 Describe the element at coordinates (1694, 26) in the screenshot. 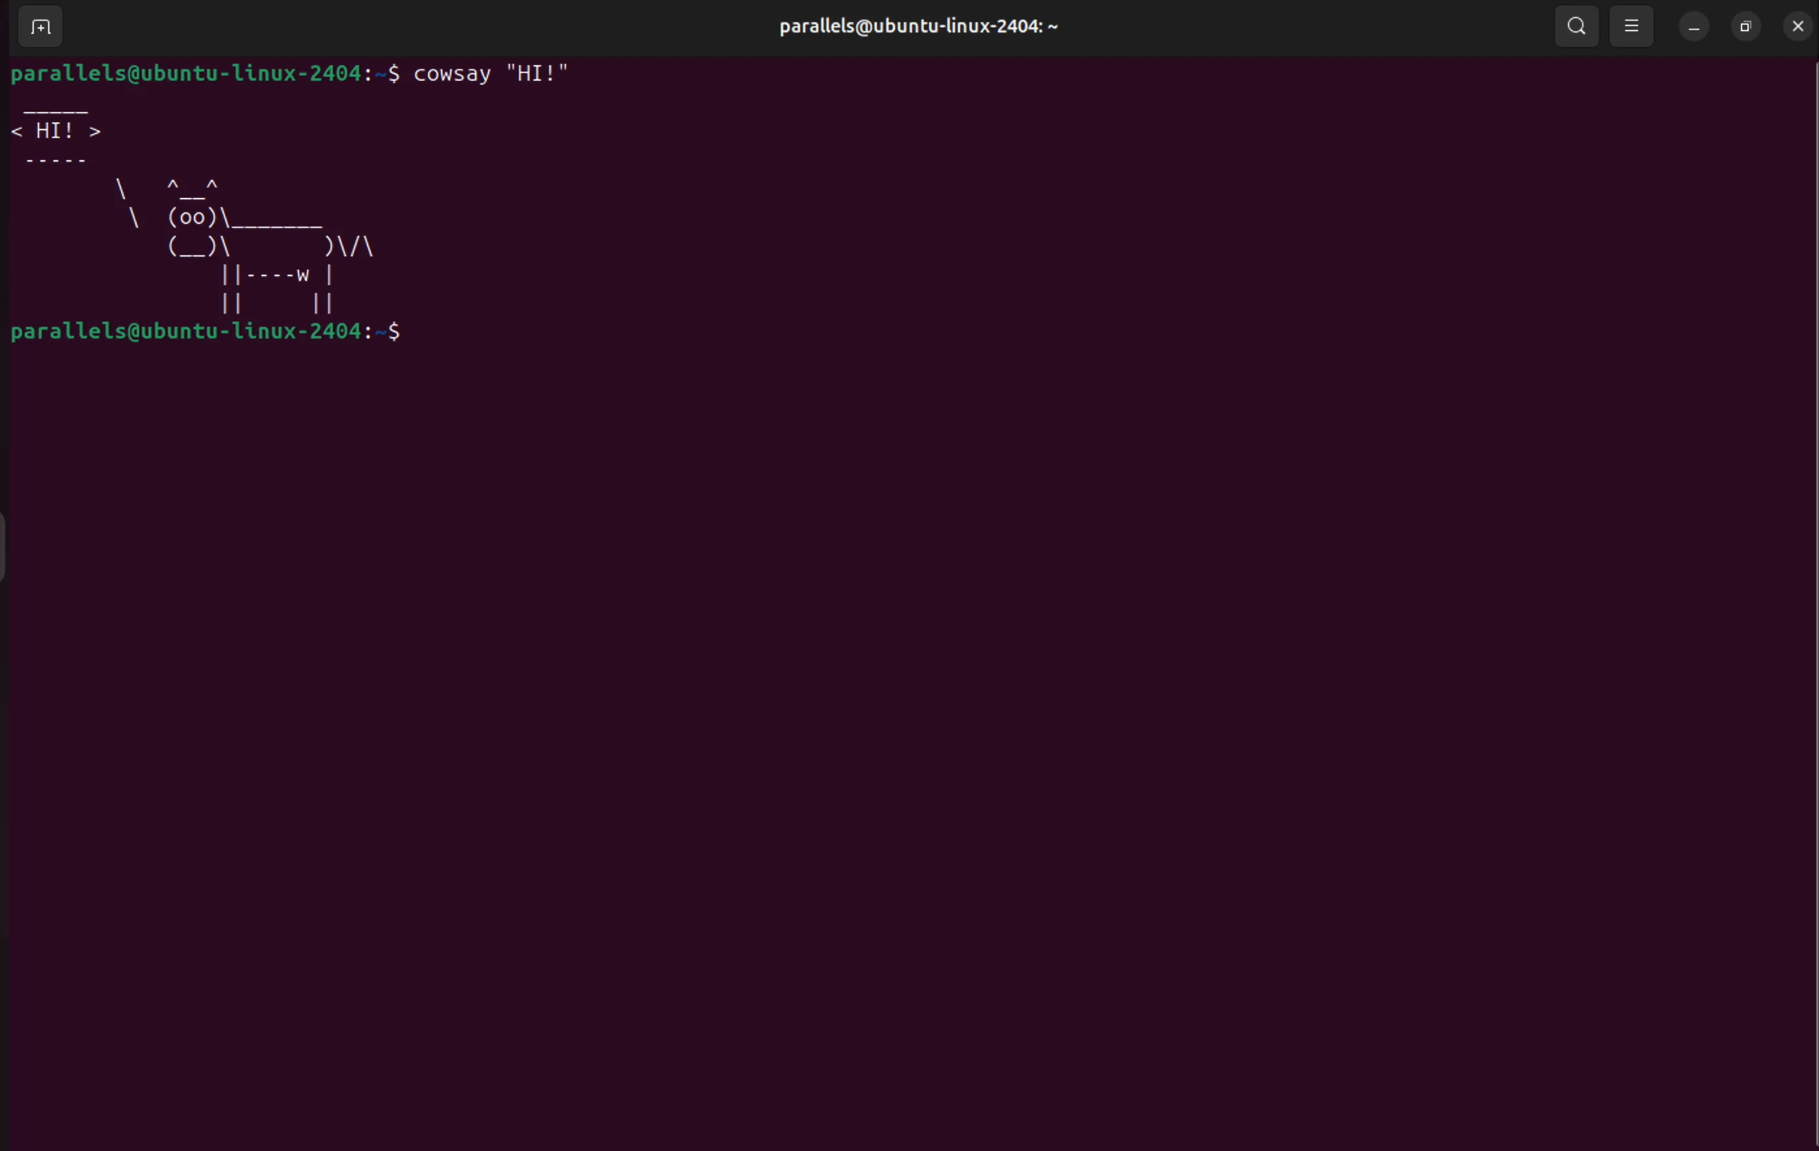

I see `minimize` at that location.